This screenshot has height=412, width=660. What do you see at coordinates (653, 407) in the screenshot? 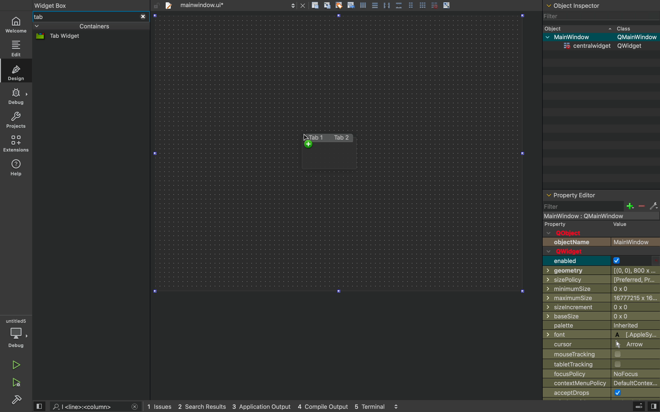
I see `view` at bounding box center [653, 407].